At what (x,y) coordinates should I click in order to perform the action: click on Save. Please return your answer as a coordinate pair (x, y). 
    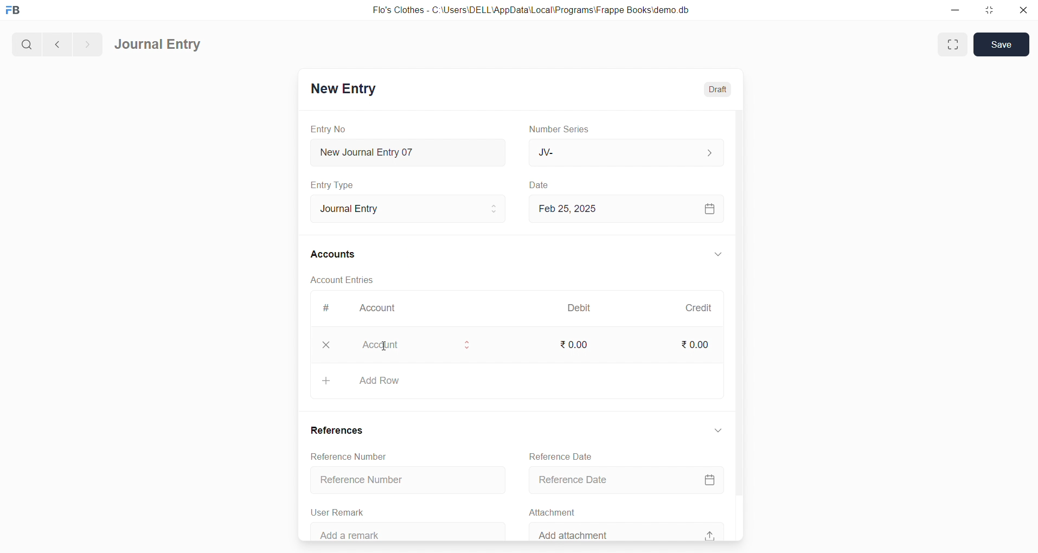
    Looking at the image, I should click on (1002, 44).